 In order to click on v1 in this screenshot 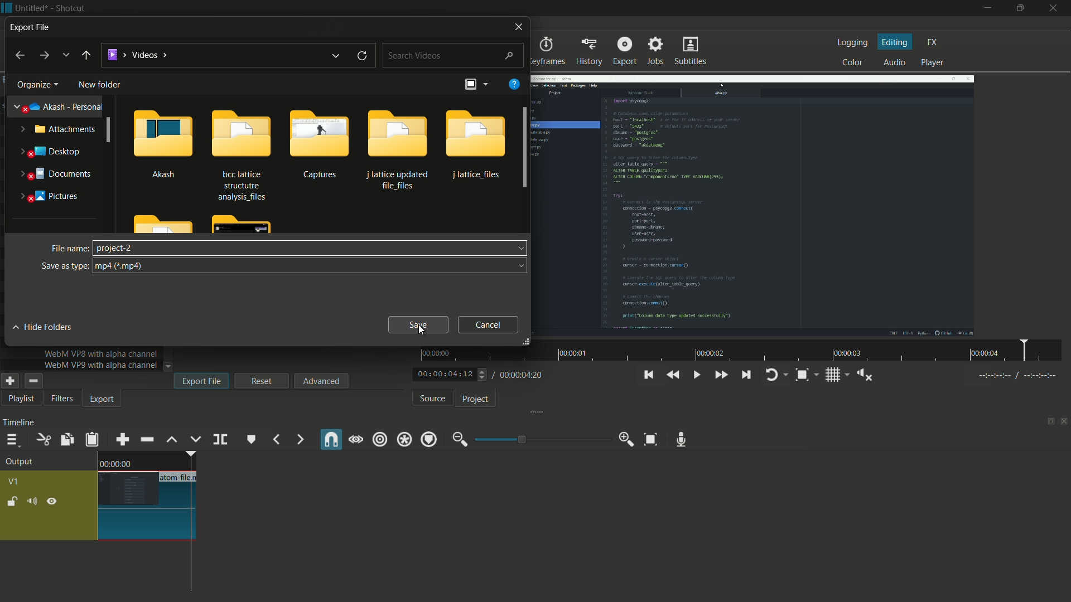, I will do `click(12, 481)`.